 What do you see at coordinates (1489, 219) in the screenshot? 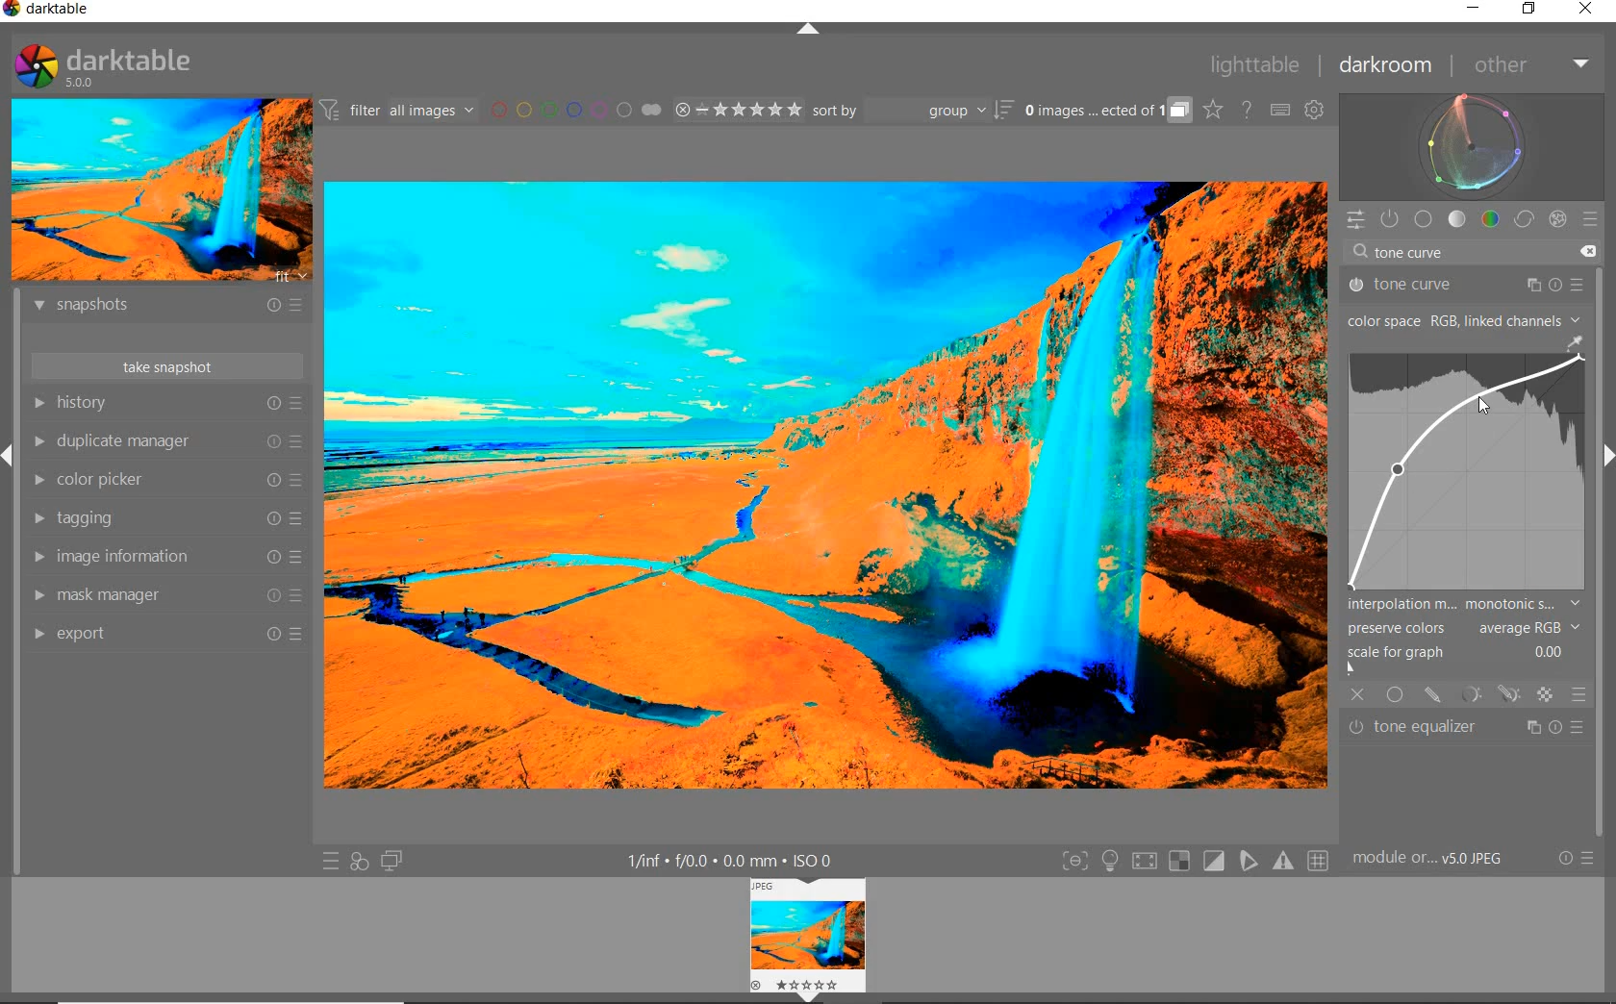
I see `color` at bounding box center [1489, 219].